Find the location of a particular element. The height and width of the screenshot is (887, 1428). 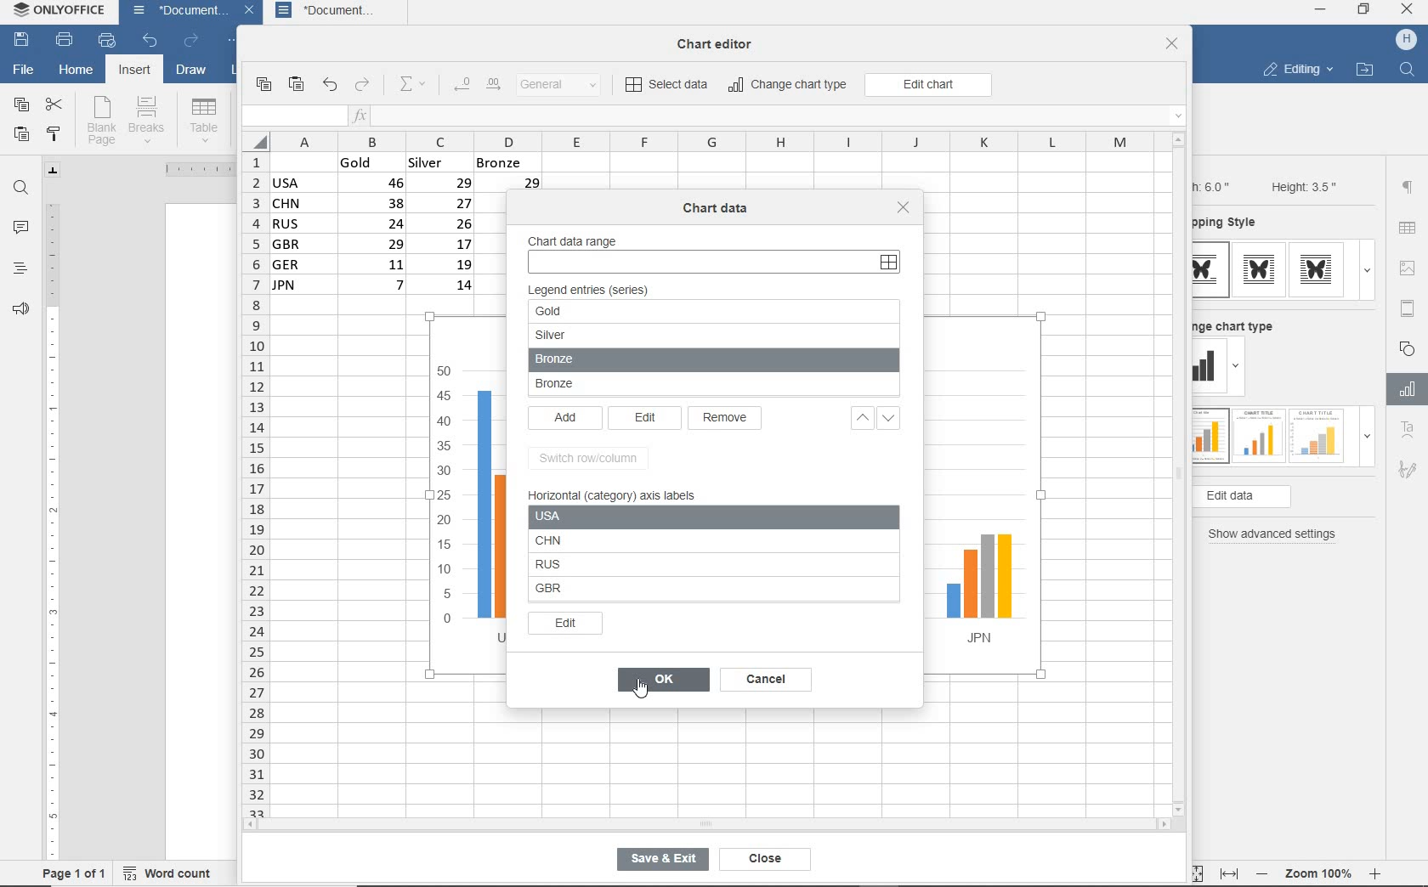

chart data is located at coordinates (717, 208).